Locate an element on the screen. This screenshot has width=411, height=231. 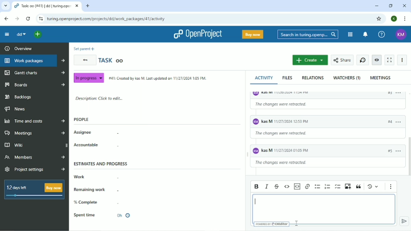
Gantt charts is located at coordinates (34, 73).